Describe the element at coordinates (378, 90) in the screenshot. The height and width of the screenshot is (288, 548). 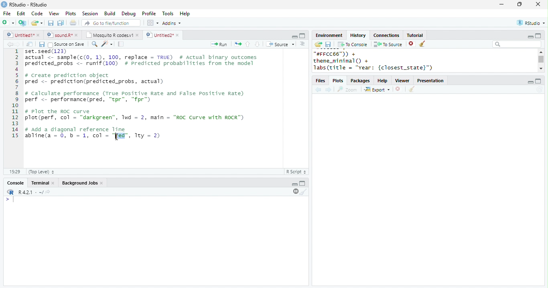
I see `Export` at that location.